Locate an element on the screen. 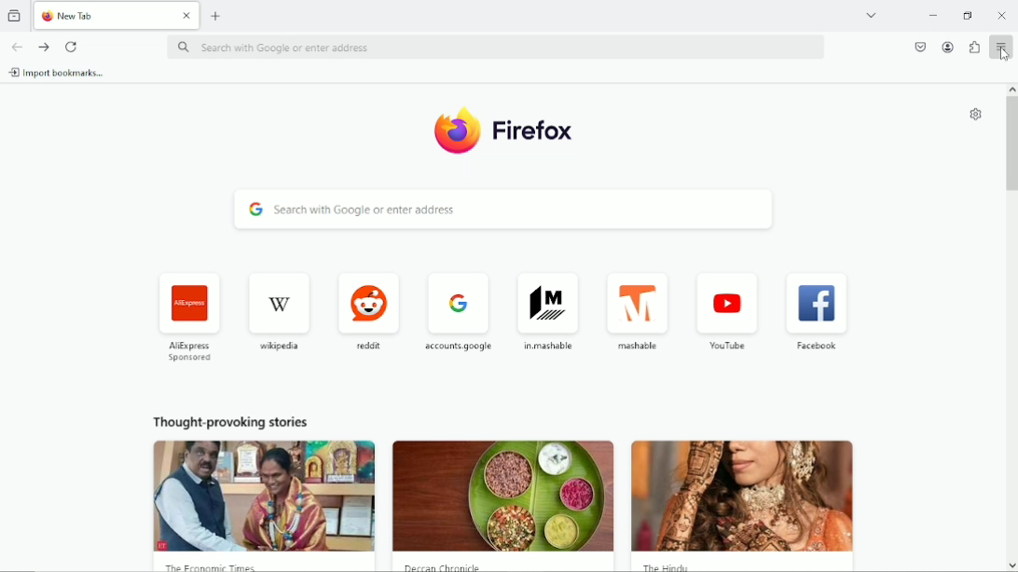 Image resolution: width=1018 pixels, height=572 pixels. scroll up is located at coordinates (1011, 88).